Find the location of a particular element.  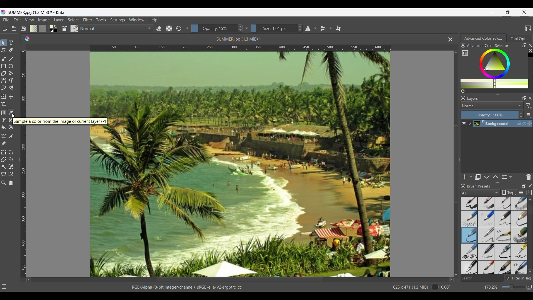

Text tool is located at coordinates (11, 43).